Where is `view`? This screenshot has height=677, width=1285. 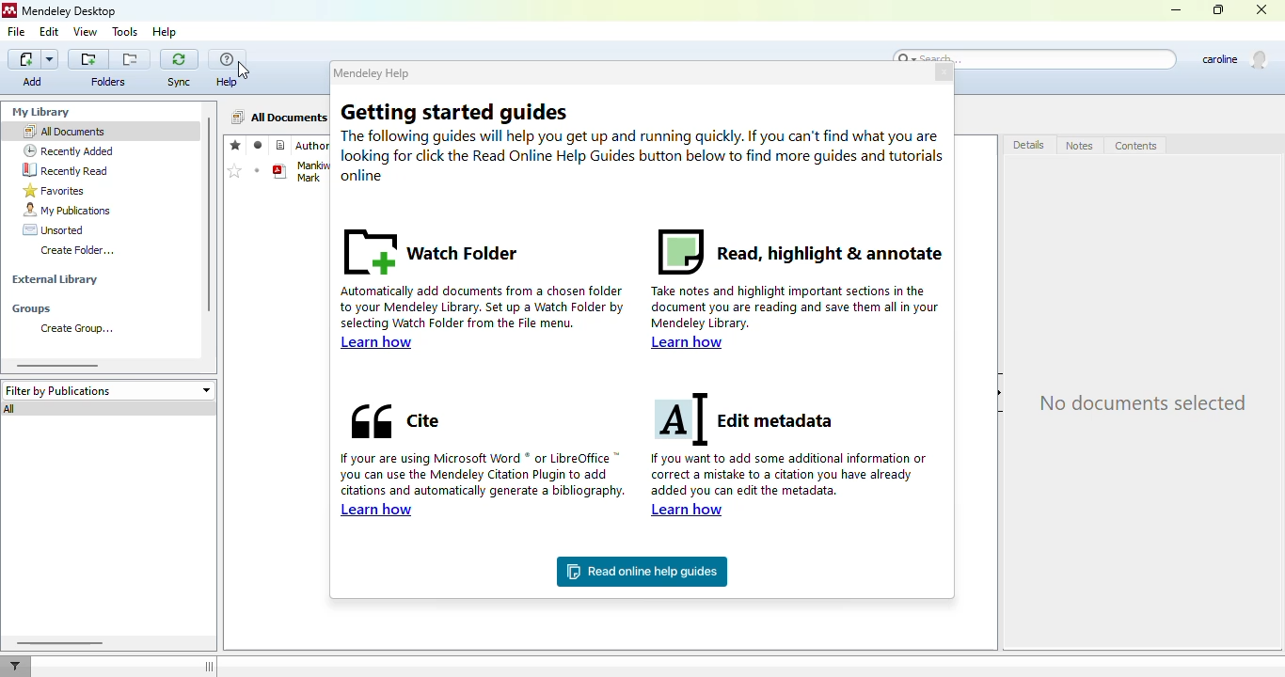
view is located at coordinates (86, 32).